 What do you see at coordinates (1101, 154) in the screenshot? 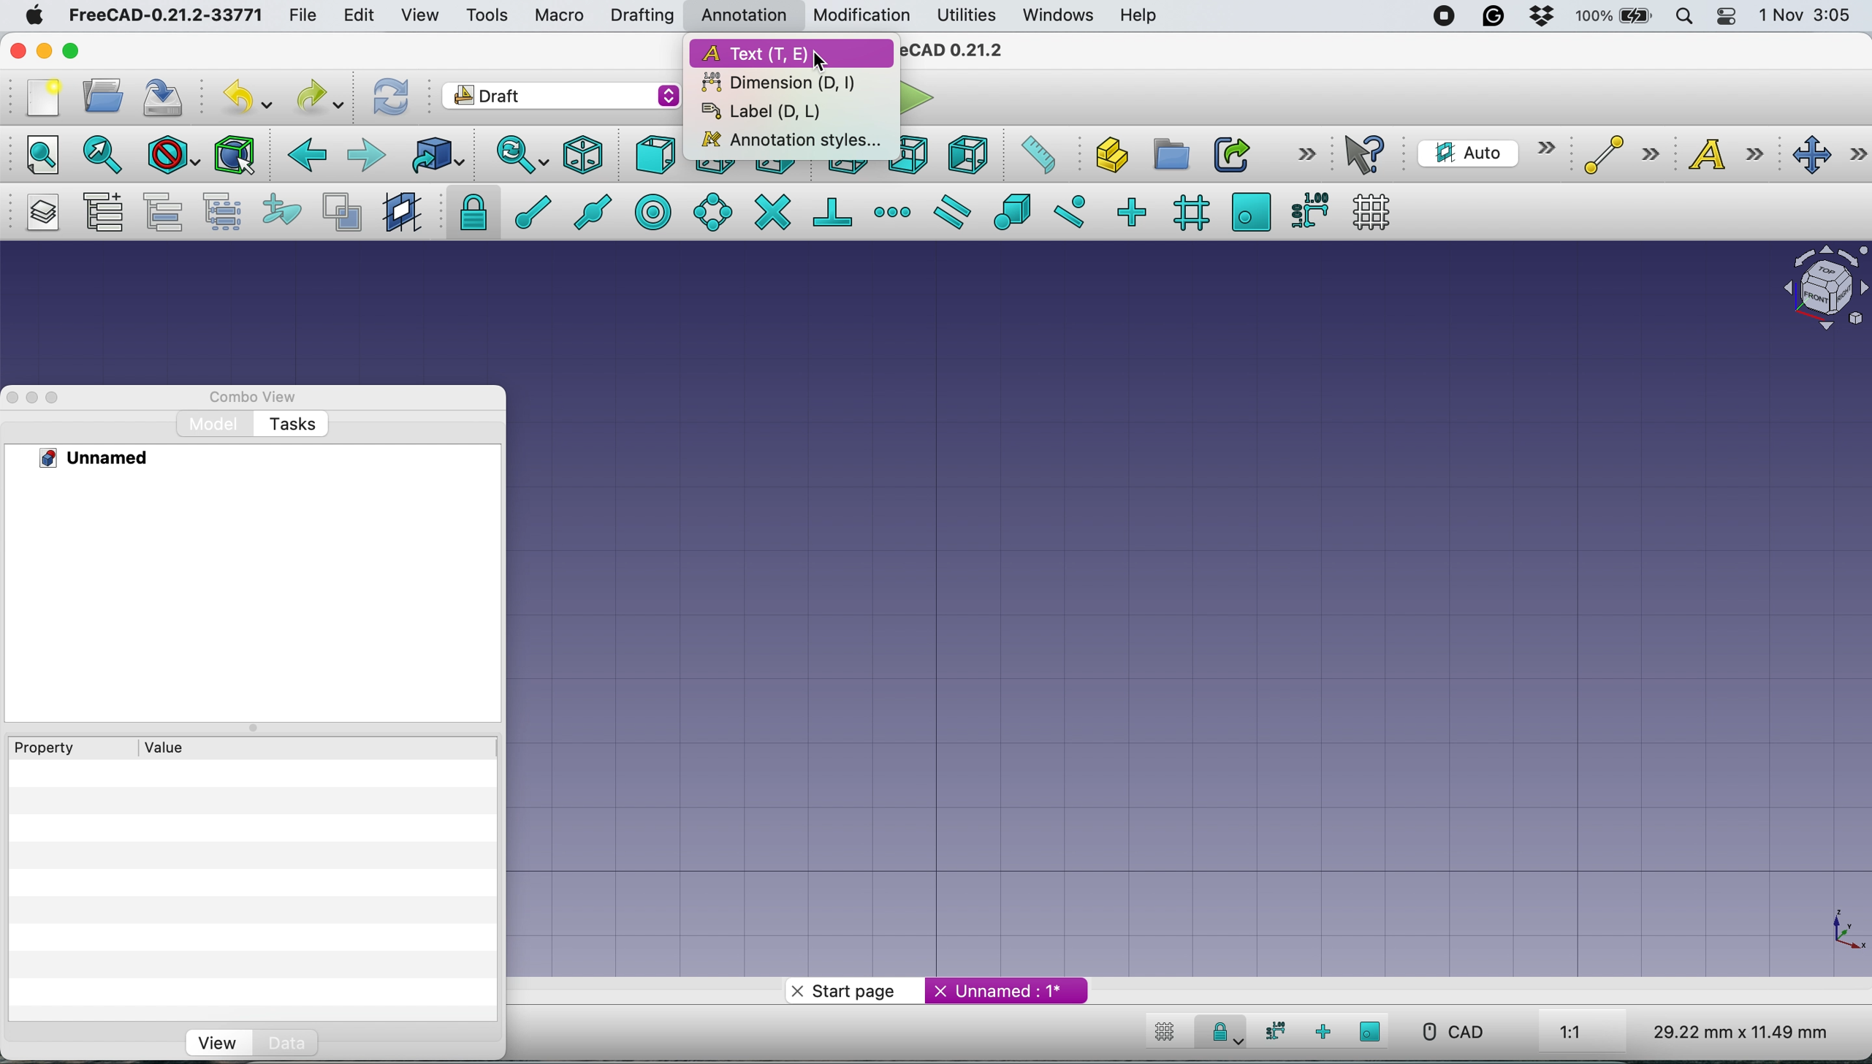
I see `create object` at bounding box center [1101, 154].